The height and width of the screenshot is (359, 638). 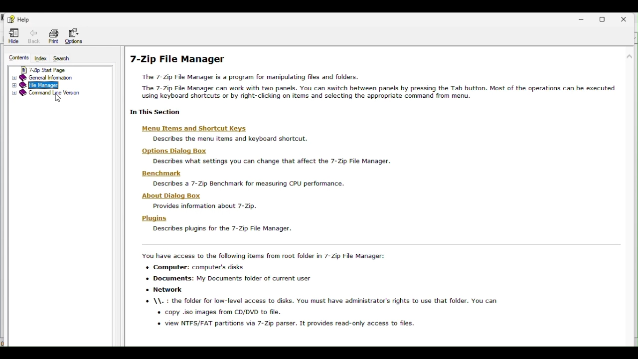 I want to click on Search, so click(x=67, y=59).